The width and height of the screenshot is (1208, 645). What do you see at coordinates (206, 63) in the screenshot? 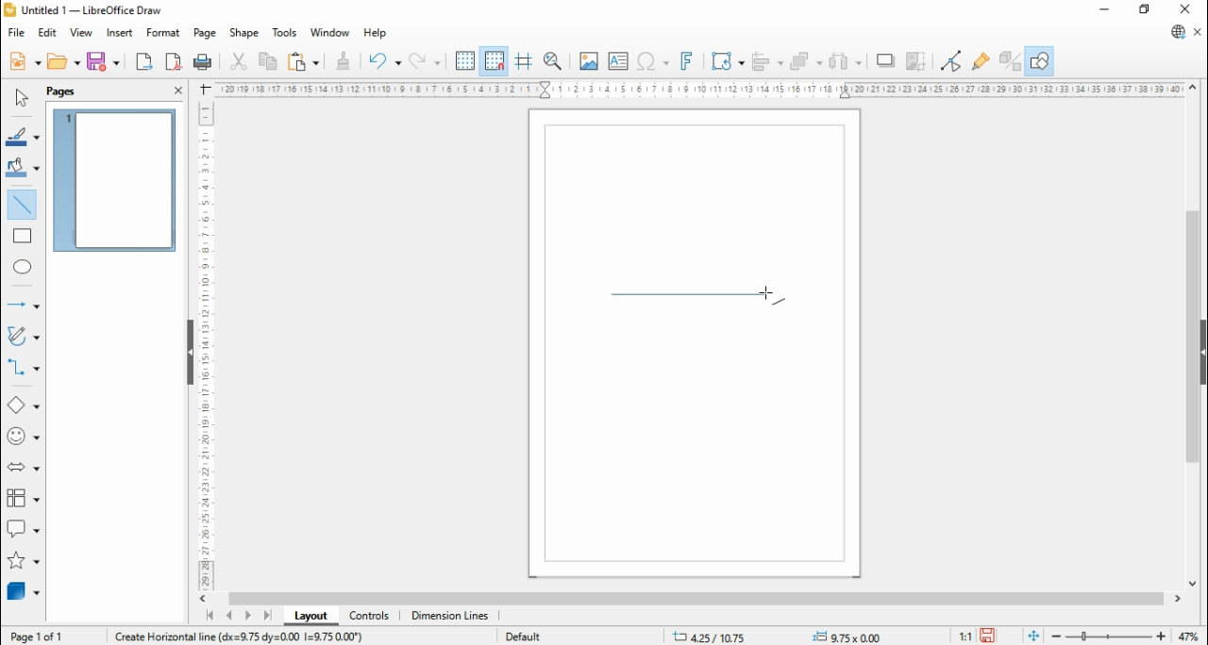
I see `print` at bounding box center [206, 63].